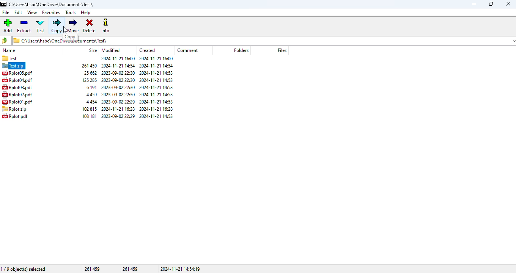 The image size is (516, 273). I want to click on file name, so click(17, 101).